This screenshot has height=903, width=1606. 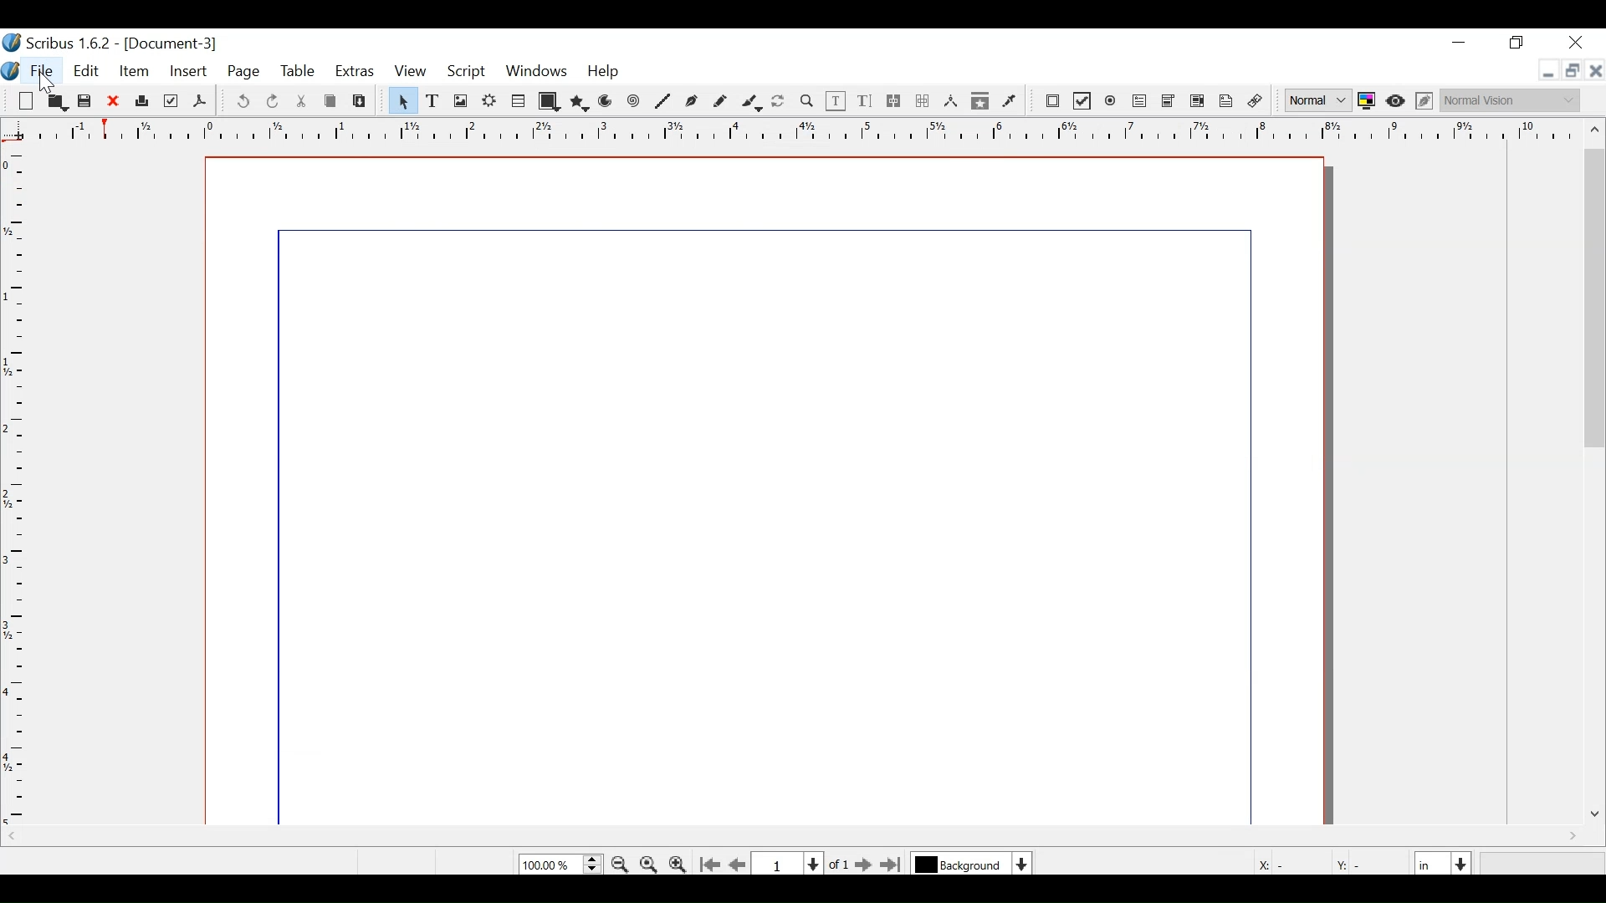 I want to click on Spiral, so click(x=634, y=103).